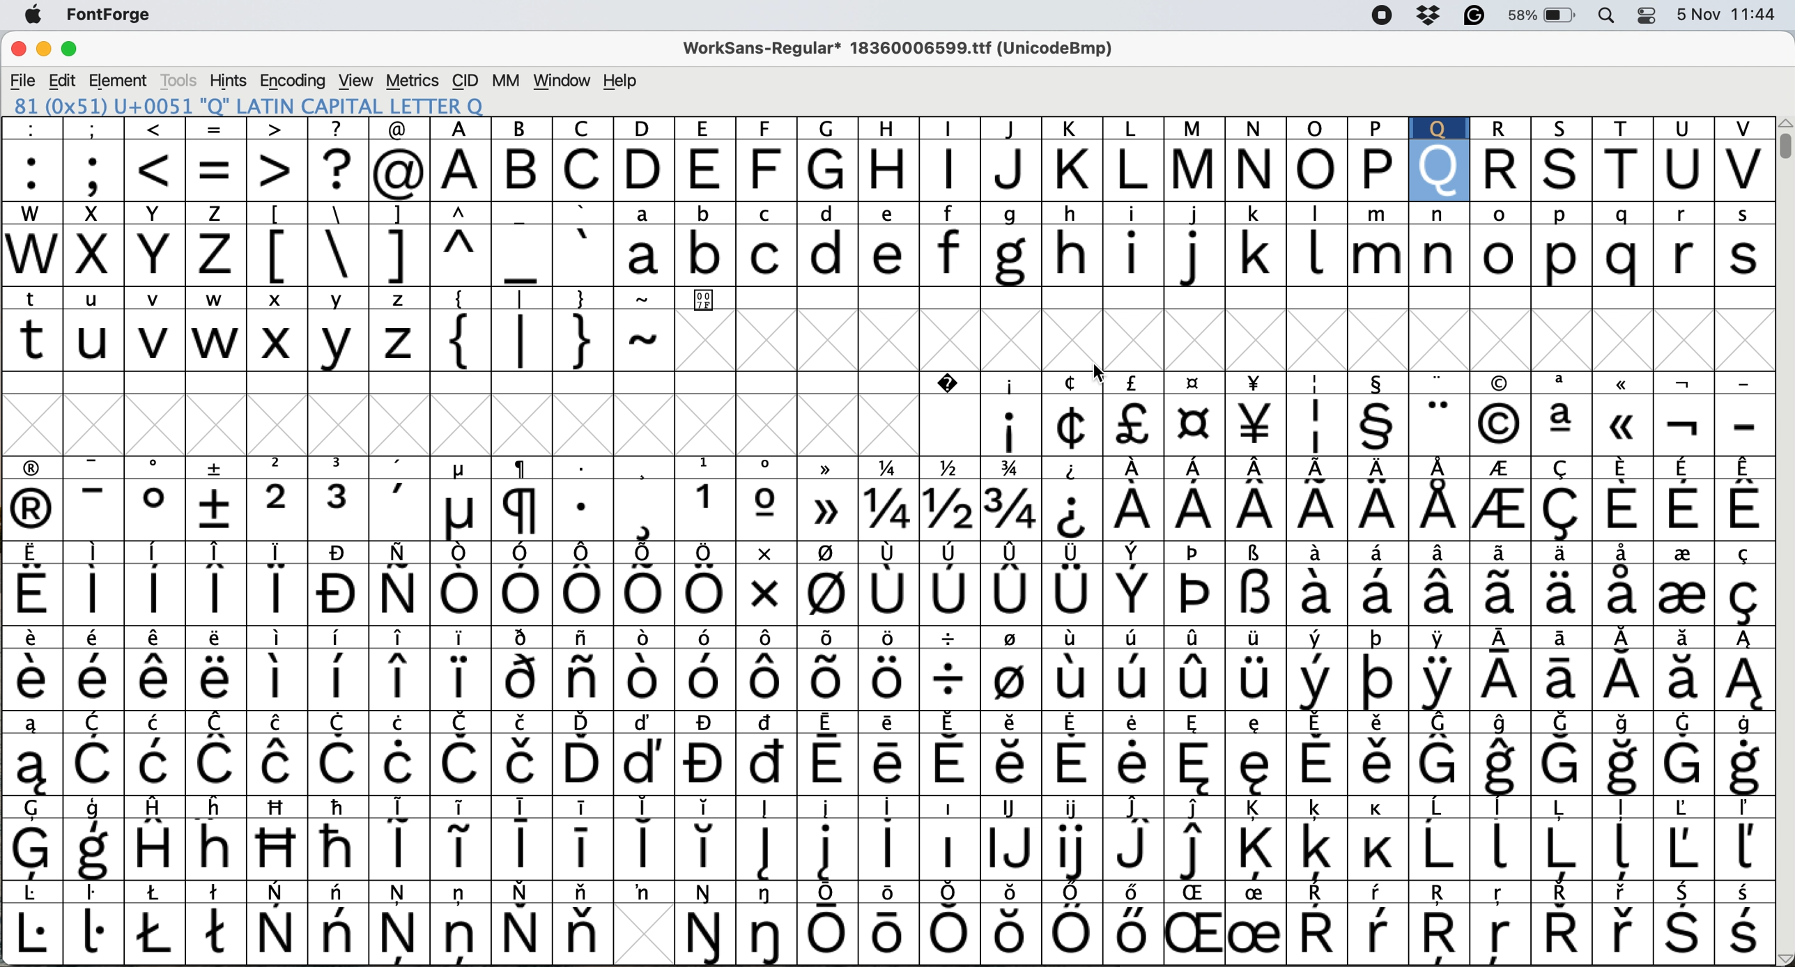 This screenshot has height=967, width=1795. What do you see at coordinates (503, 82) in the screenshot?
I see `mm` at bounding box center [503, 82].